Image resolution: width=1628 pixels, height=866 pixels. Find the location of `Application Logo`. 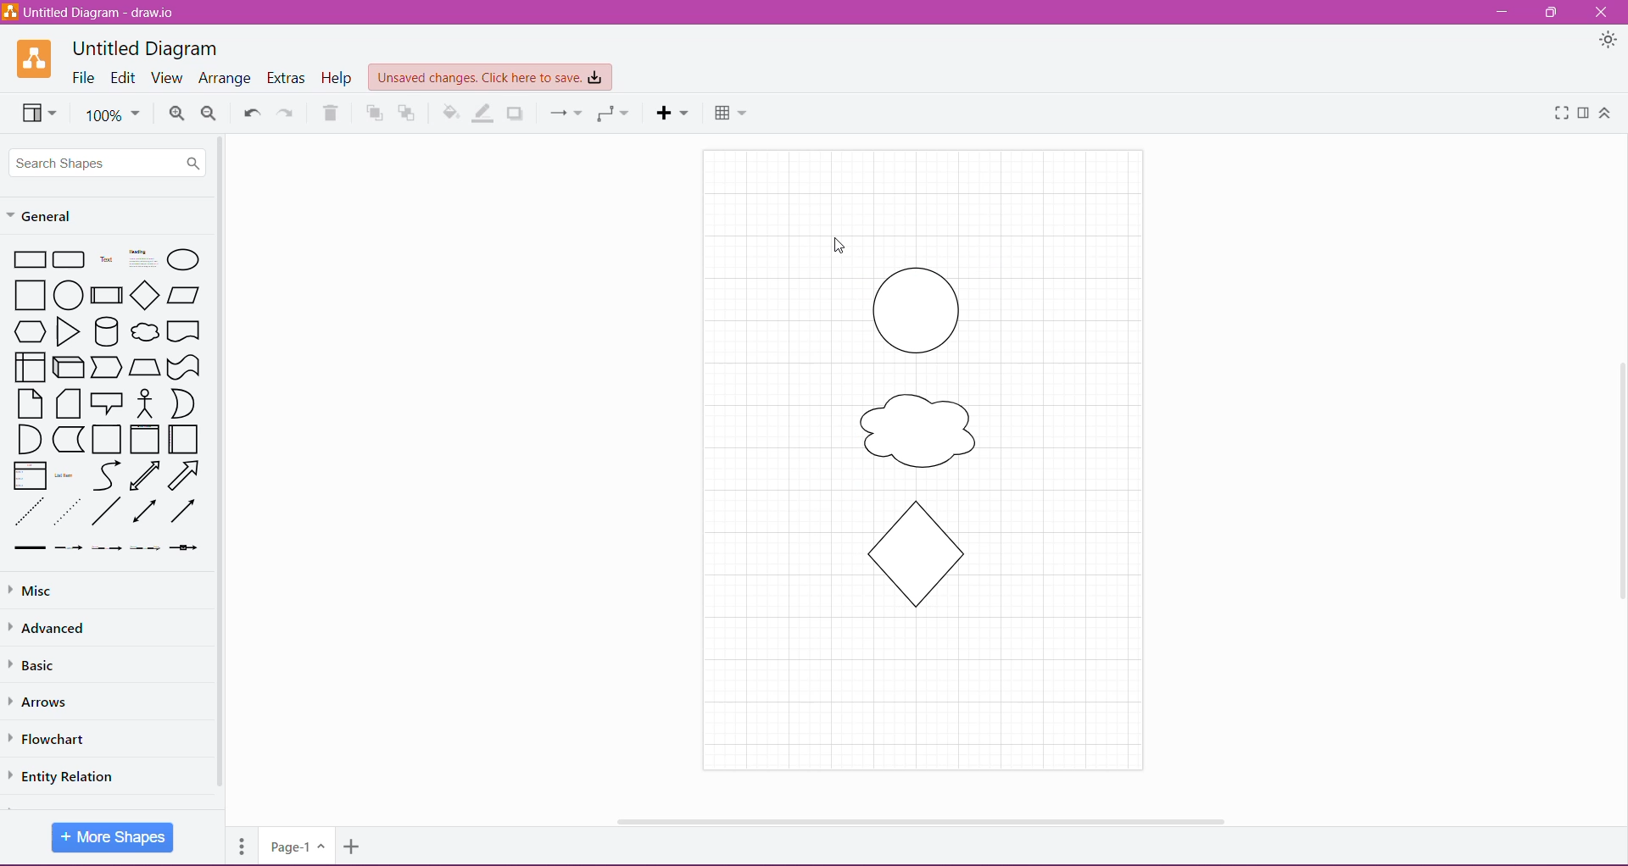

Application Logo is located at coordinates (36, 58).